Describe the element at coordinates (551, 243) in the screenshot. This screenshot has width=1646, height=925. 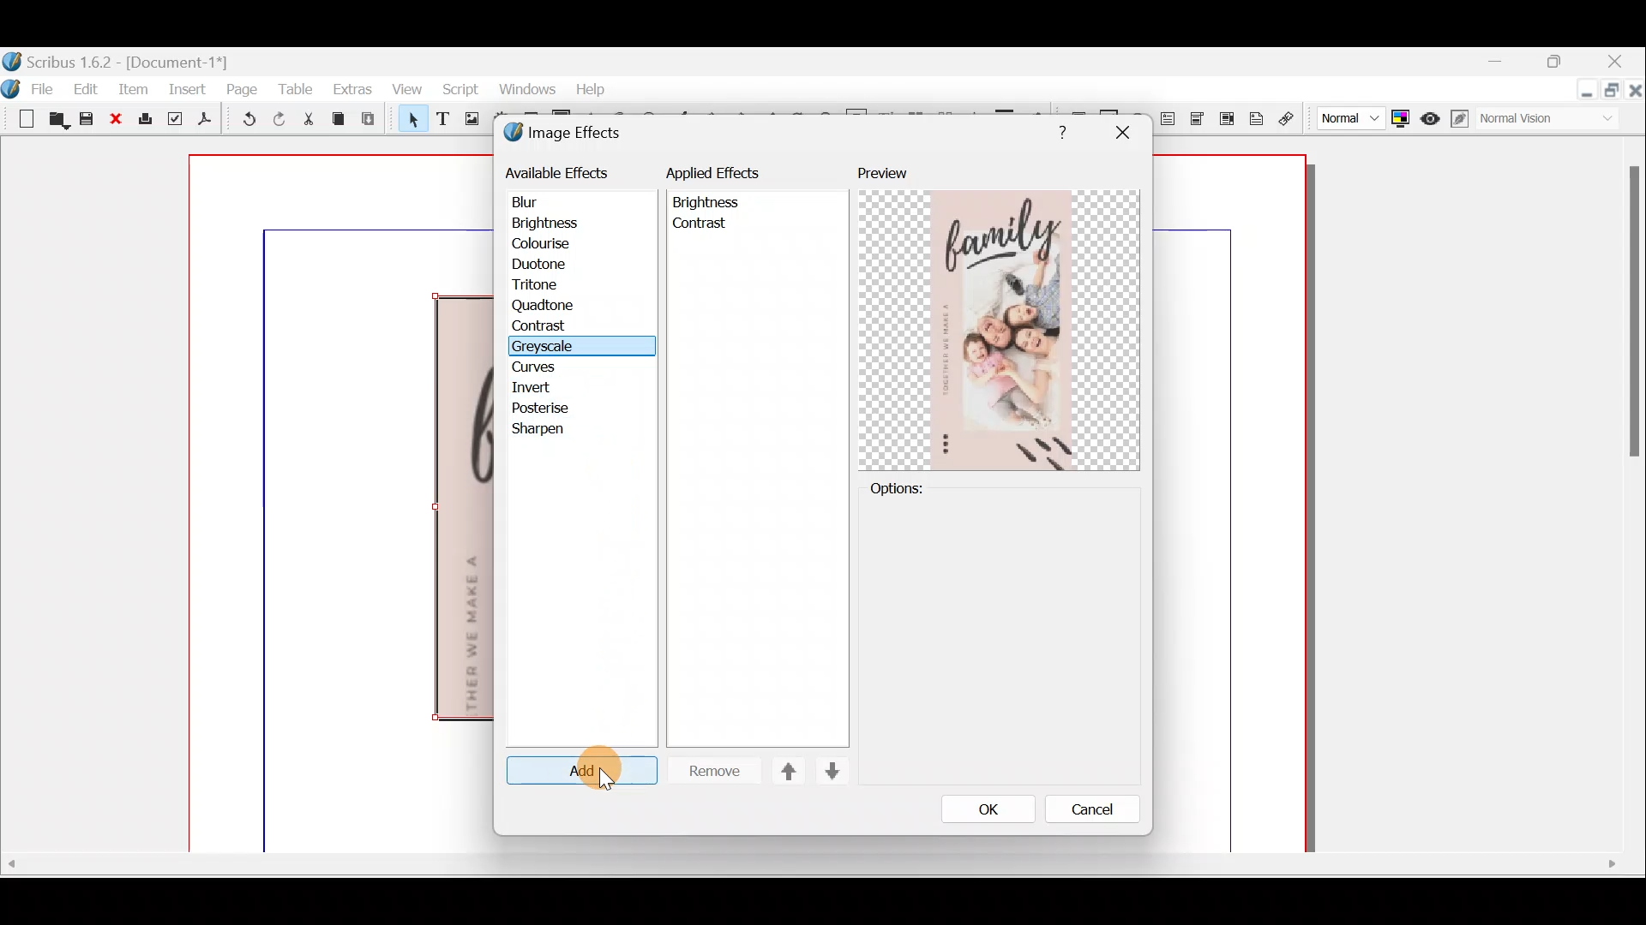
I see `colourise` at that location.